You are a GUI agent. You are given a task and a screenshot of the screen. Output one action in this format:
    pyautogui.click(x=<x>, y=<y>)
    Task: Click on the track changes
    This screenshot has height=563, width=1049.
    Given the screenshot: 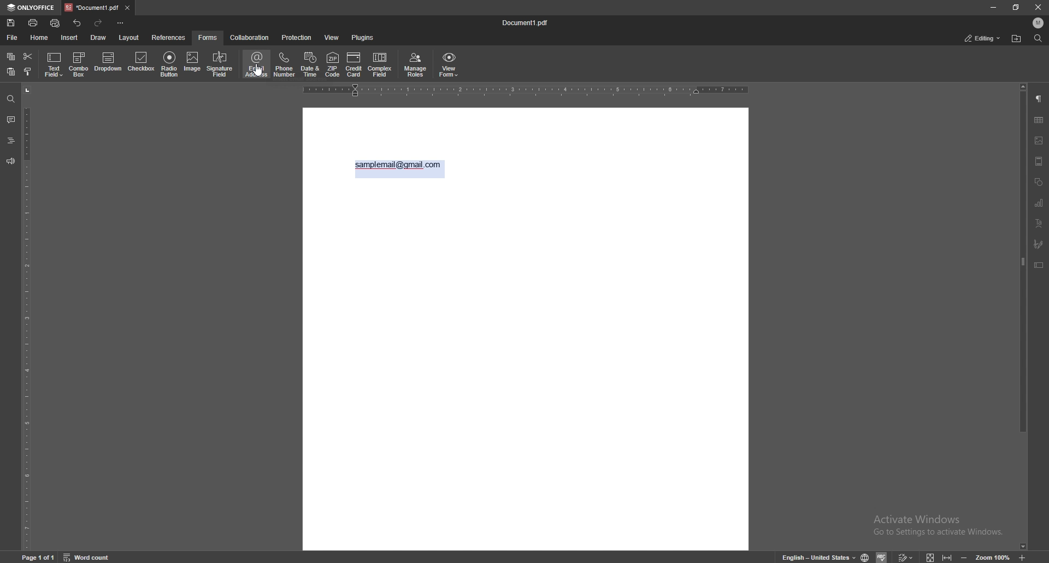 What is the action you would take?
    pyautogui.click(x=906, y=556)
    